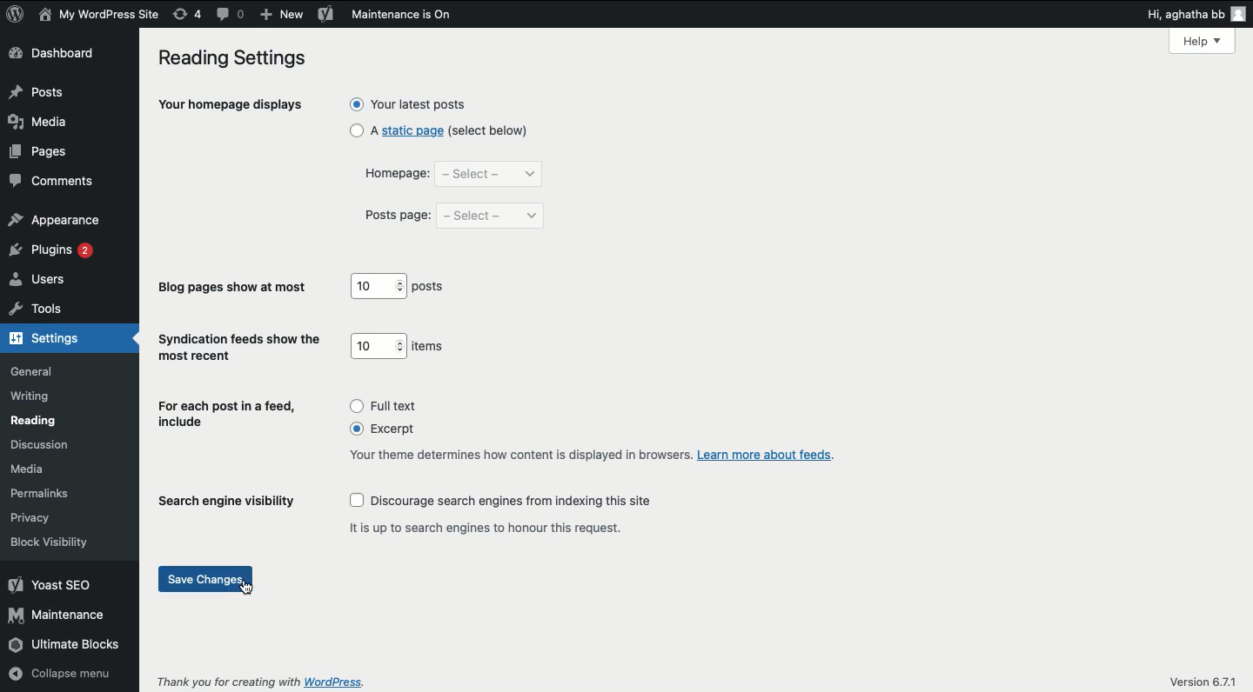 Image resolution: width=1253 pixels, height=692 pixels. What do you see at coordinates (210, 578) in the screenshot?
I see `save changes` at bounding box center [210, 578].